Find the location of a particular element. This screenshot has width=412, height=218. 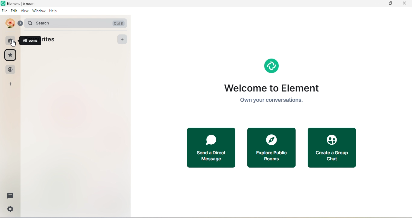

udita mandal is located at coordinates (9, 23).